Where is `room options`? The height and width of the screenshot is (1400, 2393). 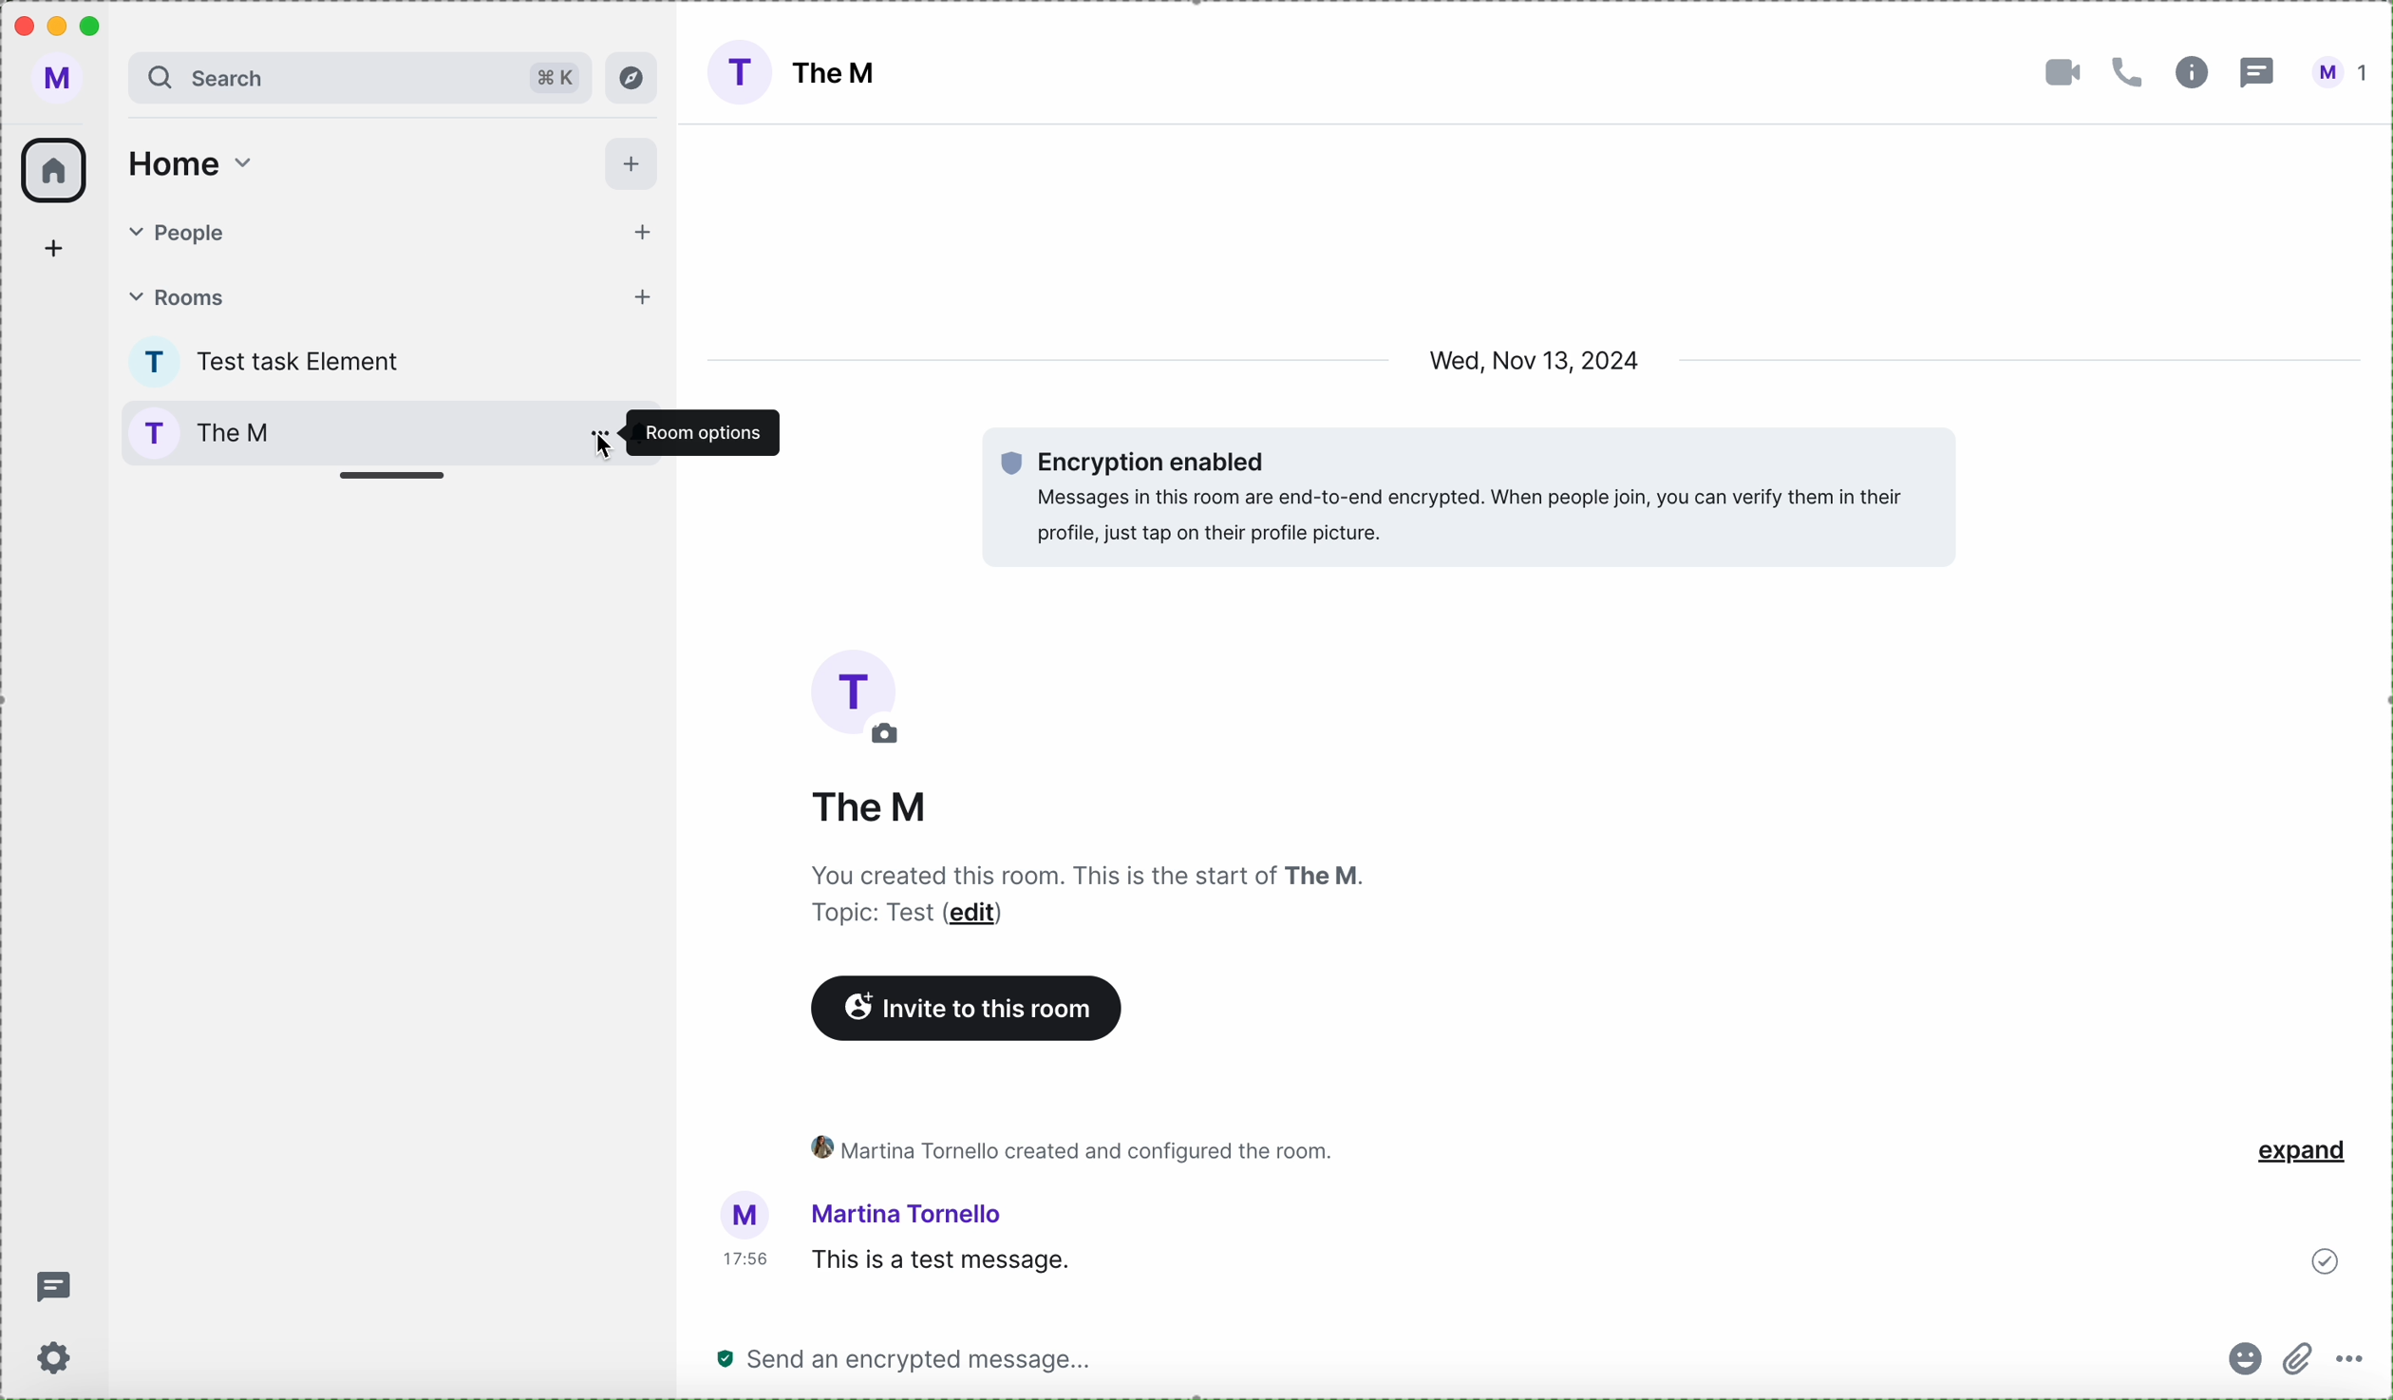 room options is located at coordinates (708, 434).